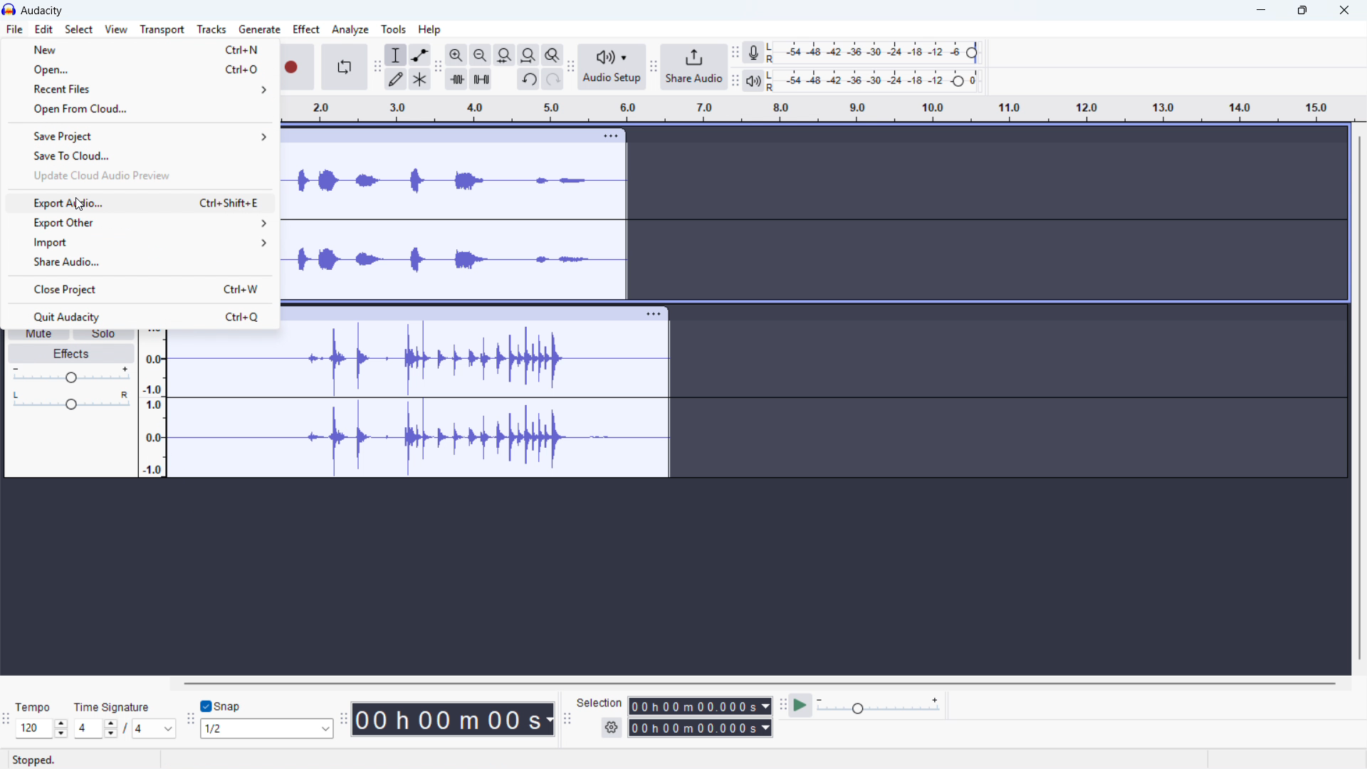 The height and width of the screenshot is (769, 1367). Describe the element at coordinates (191, 722) in the screenshot. I see `Snapping toolbar` at that location.